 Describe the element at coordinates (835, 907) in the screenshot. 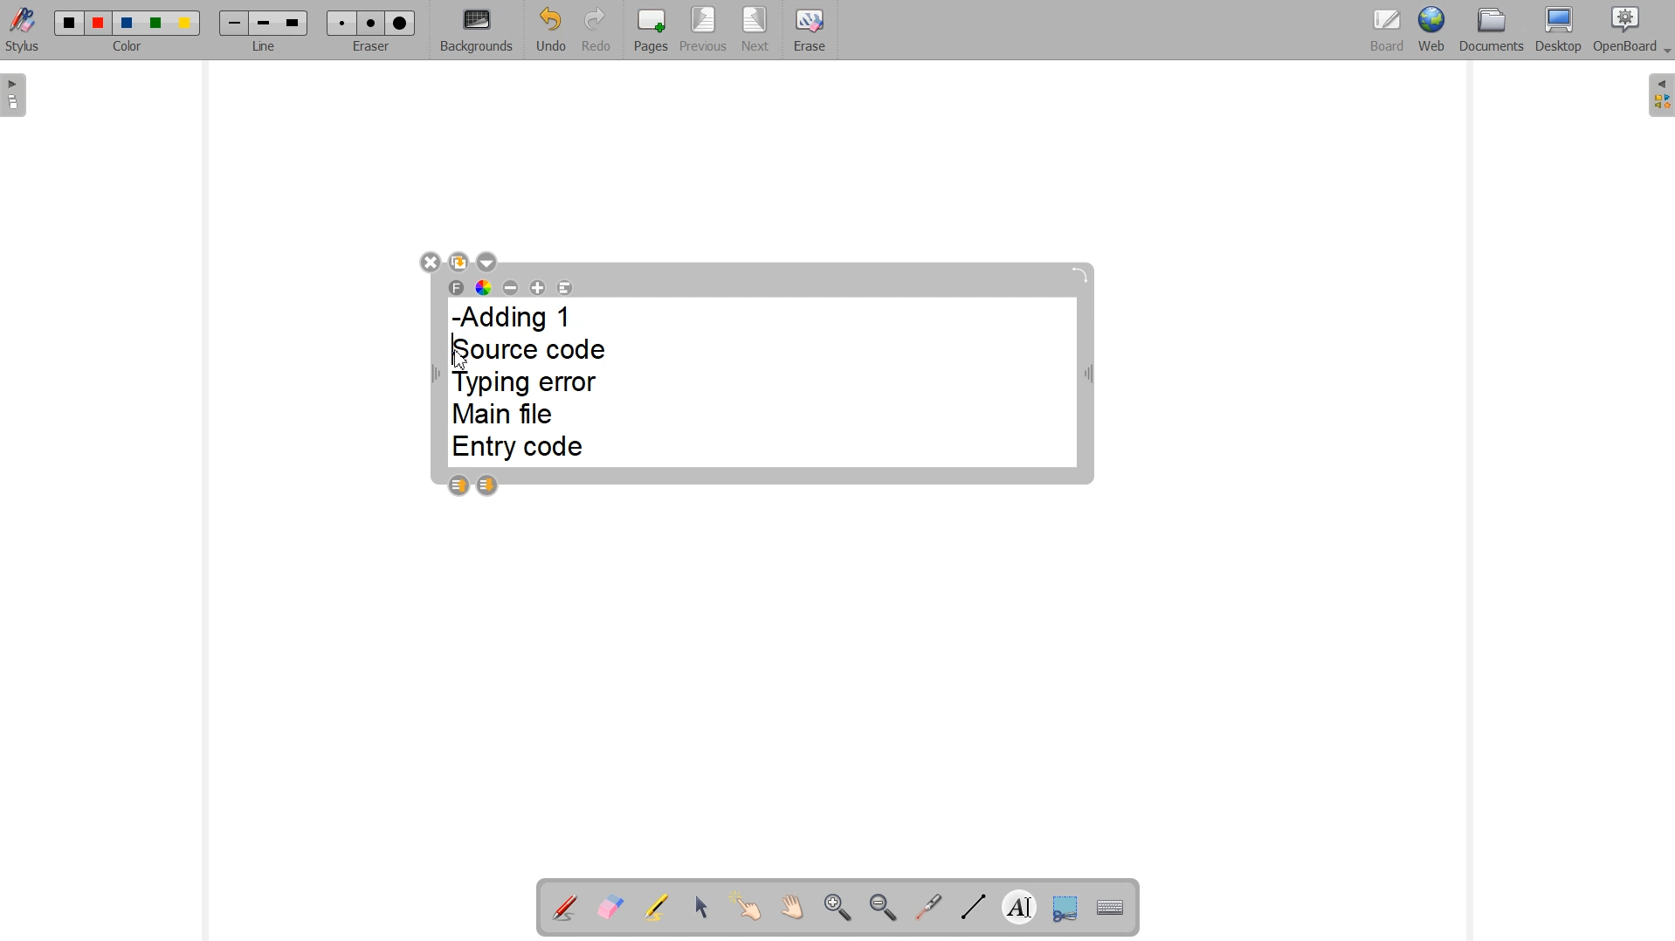

I see `Zoom in` at that location.